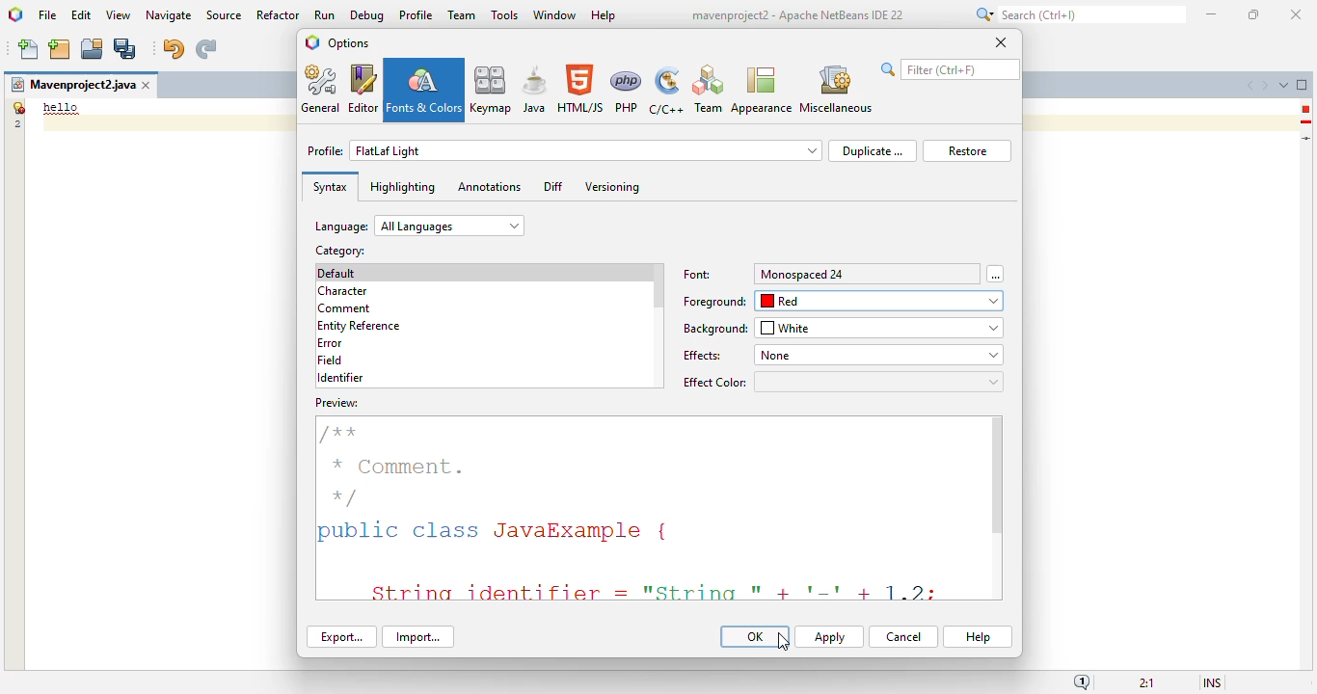  What do you see at coordinates (330, 187) in the screenshot?
I see `syntax` at bounding box center [330, 187].